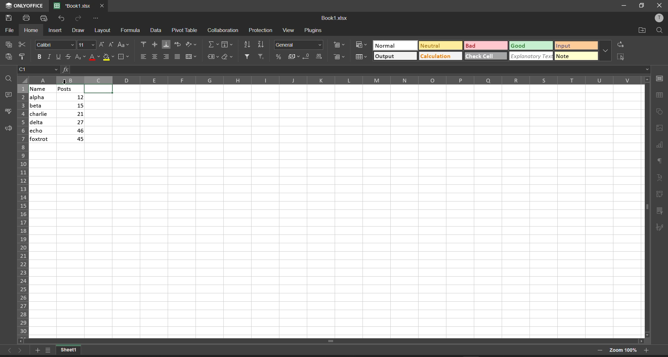 The height and width of the screenshot is (357, 668). I want to click on scroll right, so click(640, 342).